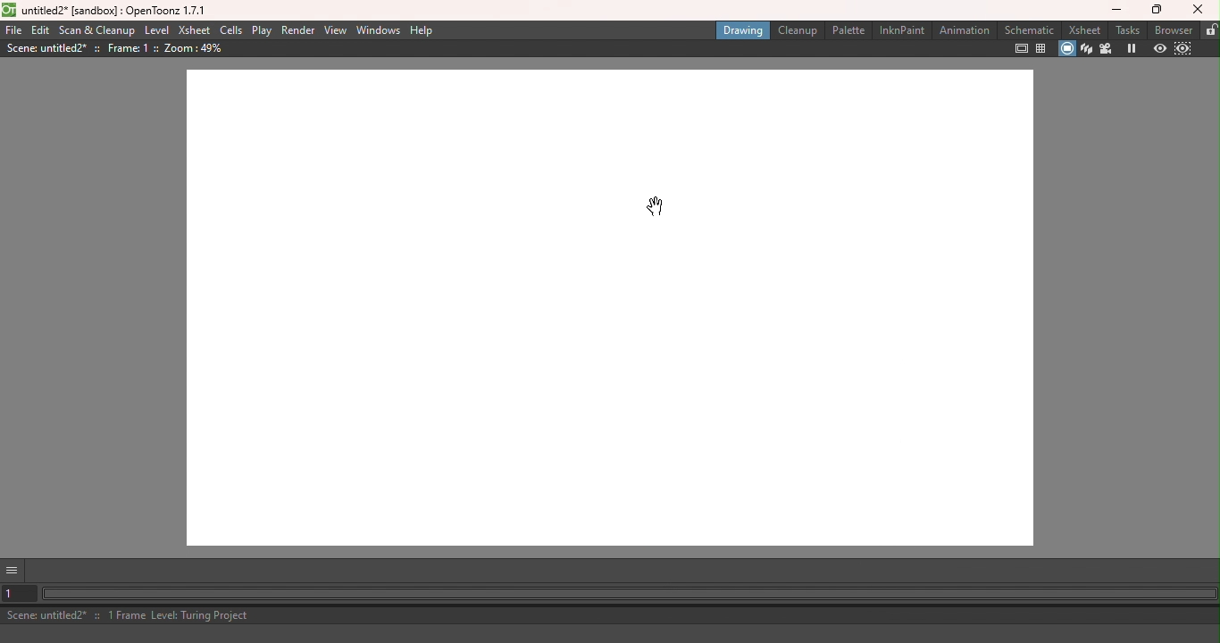 This screenshot has height=643, width=1220. Describe the element at coordinates (423, 31) in the screenshot. I see `Help` at that location.